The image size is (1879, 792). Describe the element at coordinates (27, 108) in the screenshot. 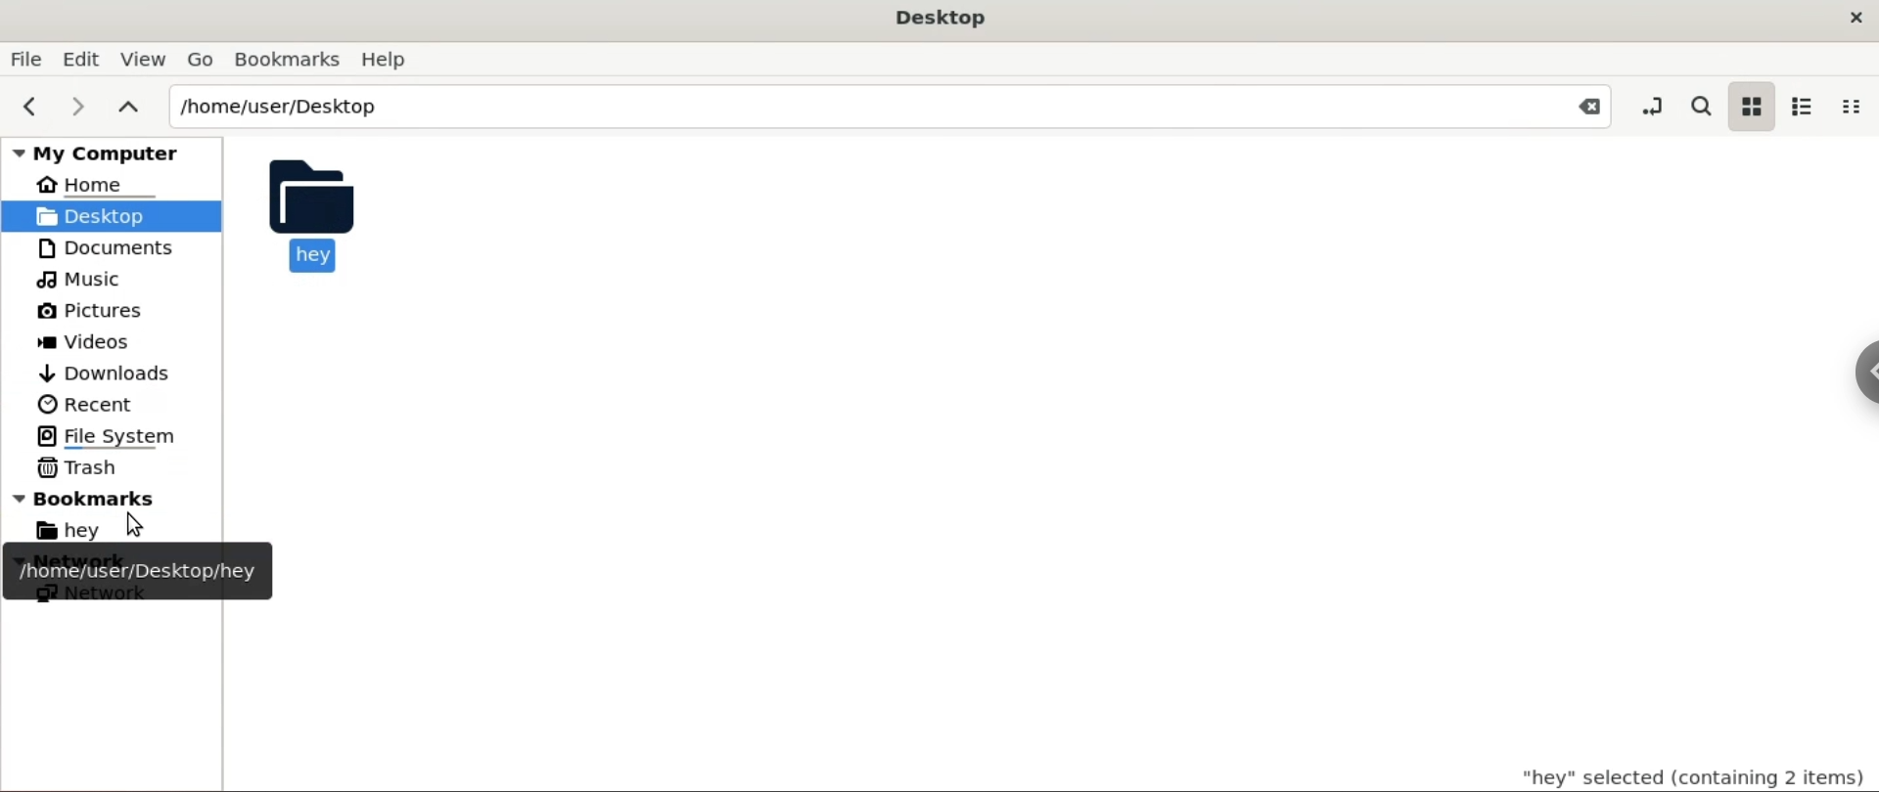

I see `previous` at that location.